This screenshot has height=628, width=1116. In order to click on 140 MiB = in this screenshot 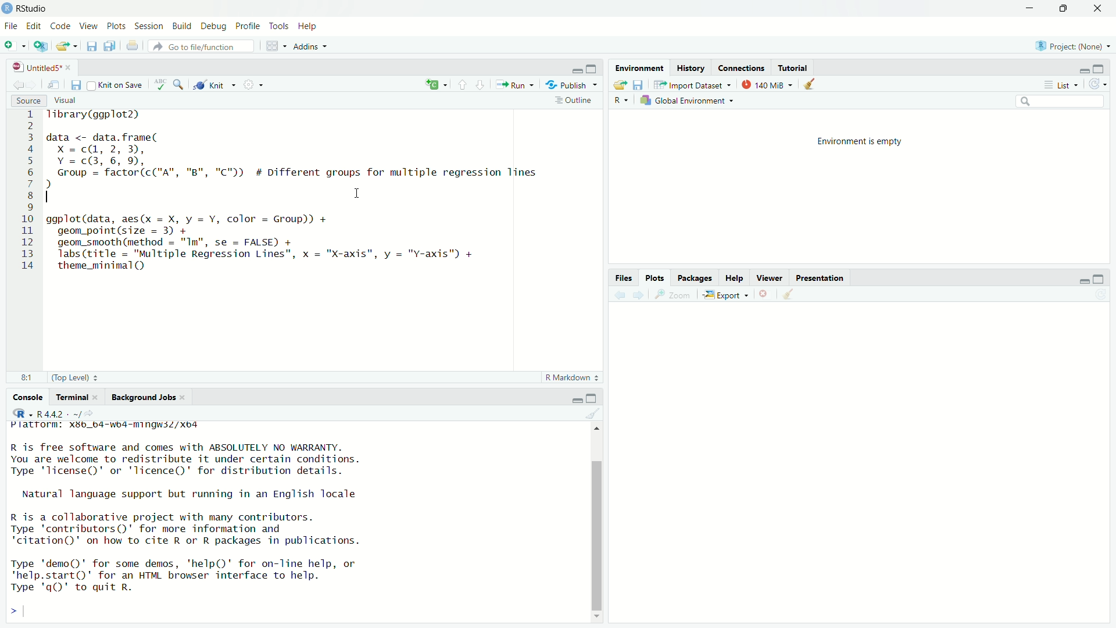, I will do `click(766, 84)`.